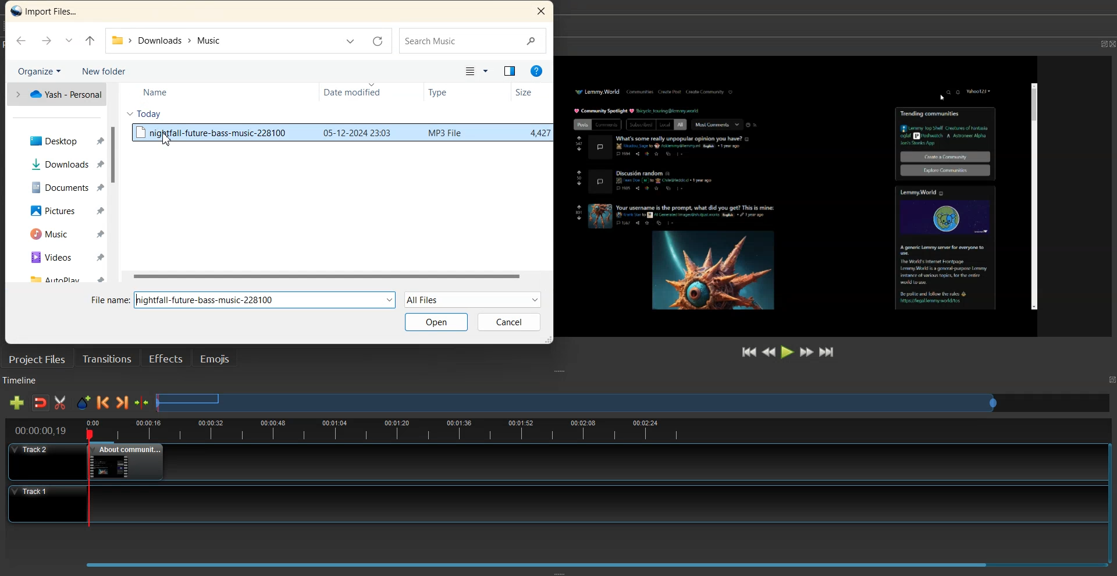 The height and width of the screenshot is (576, 1117). Describe the element at coordinates (769, 351) in the screenshot. I see `Rewind` at that location.